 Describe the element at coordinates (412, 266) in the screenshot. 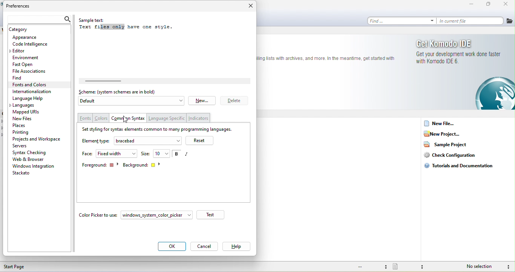

I see `file type` at that location.